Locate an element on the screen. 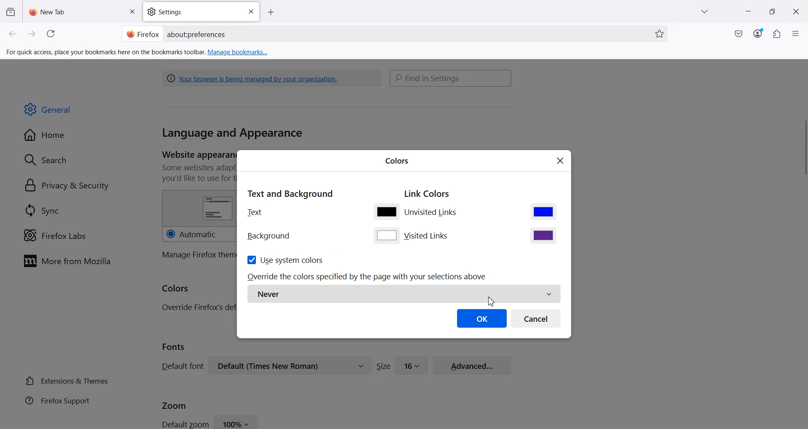  Choose Color is located at coordinates (544, 235).